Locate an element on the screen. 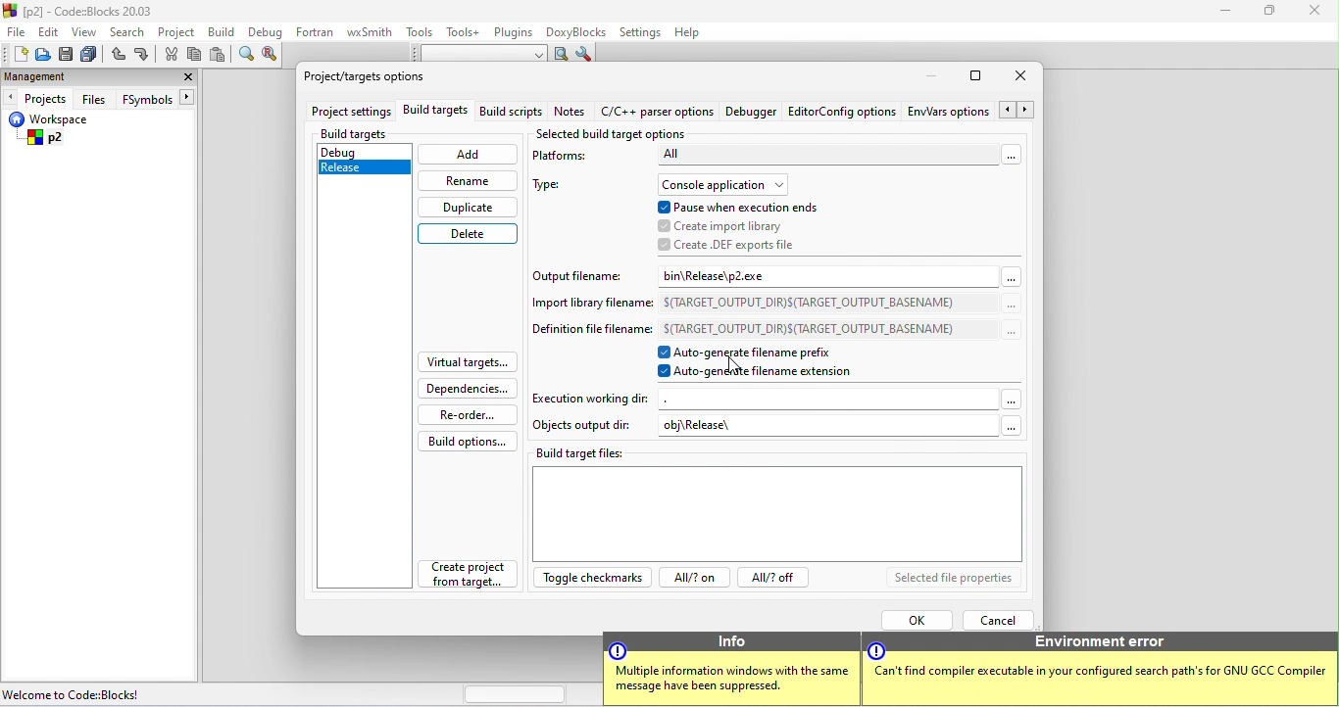 This screenshot has height=707, width=1339. wxsmith is located at coordinates (372, 31).